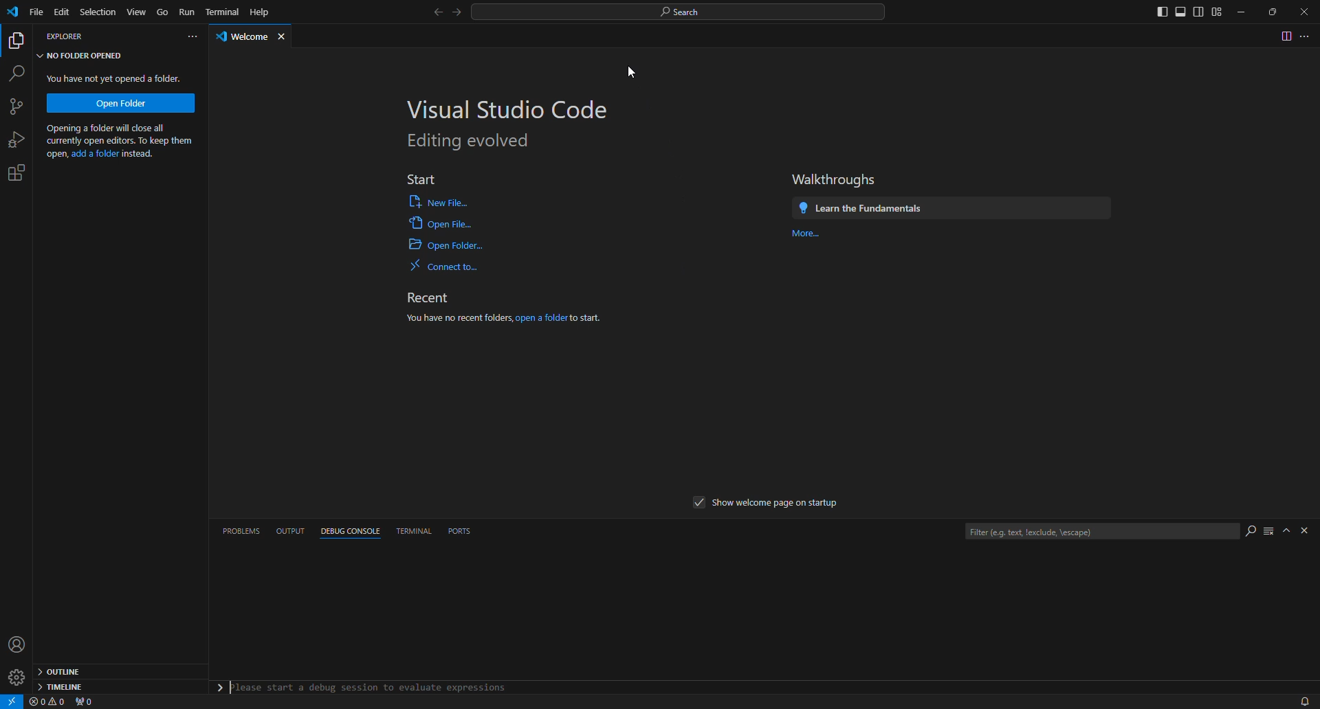 The image size is (1320, 709). Describe the element at coordinates (456, 16) in the screenshot. I see `next` at that location.